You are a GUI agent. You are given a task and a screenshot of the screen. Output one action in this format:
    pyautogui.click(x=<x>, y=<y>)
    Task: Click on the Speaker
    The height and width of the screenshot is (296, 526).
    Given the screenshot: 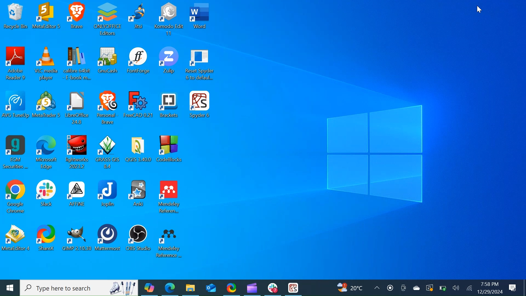 What is the action you would take?
    pyautogui.click(x=456, y=288)
    